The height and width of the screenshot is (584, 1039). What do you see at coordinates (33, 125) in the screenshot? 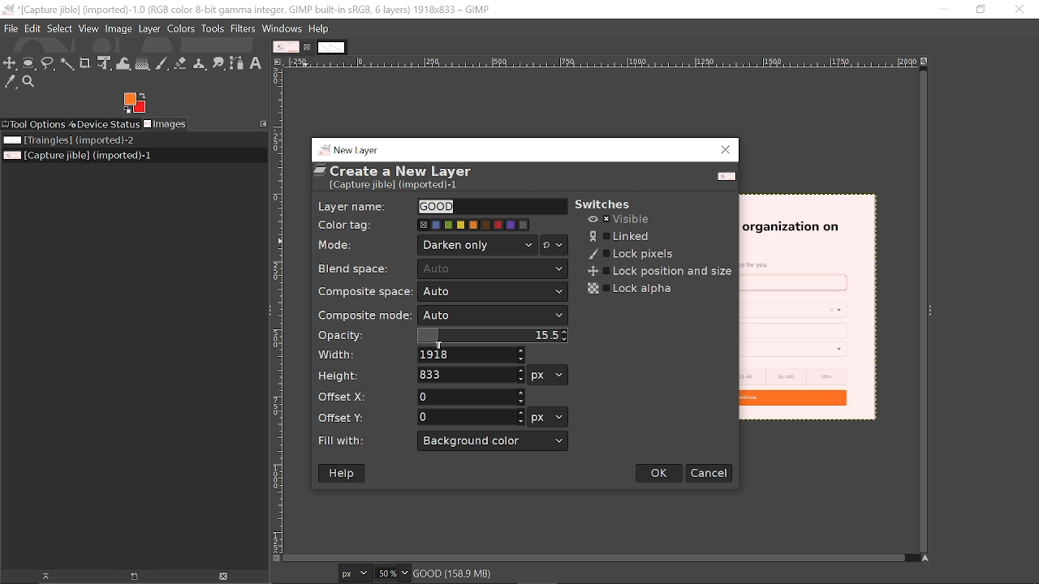
I see `Tool options` at bounding box center [33, 125].